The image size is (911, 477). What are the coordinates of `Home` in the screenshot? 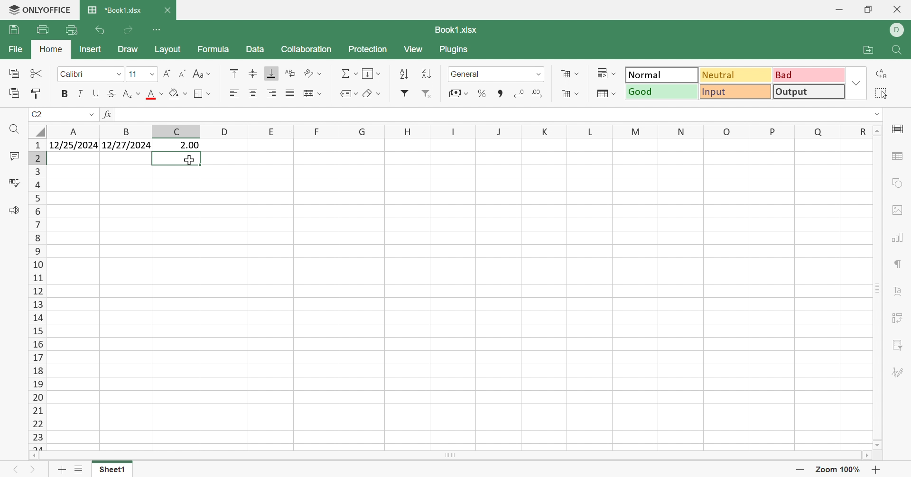 It's located at (50, 50).